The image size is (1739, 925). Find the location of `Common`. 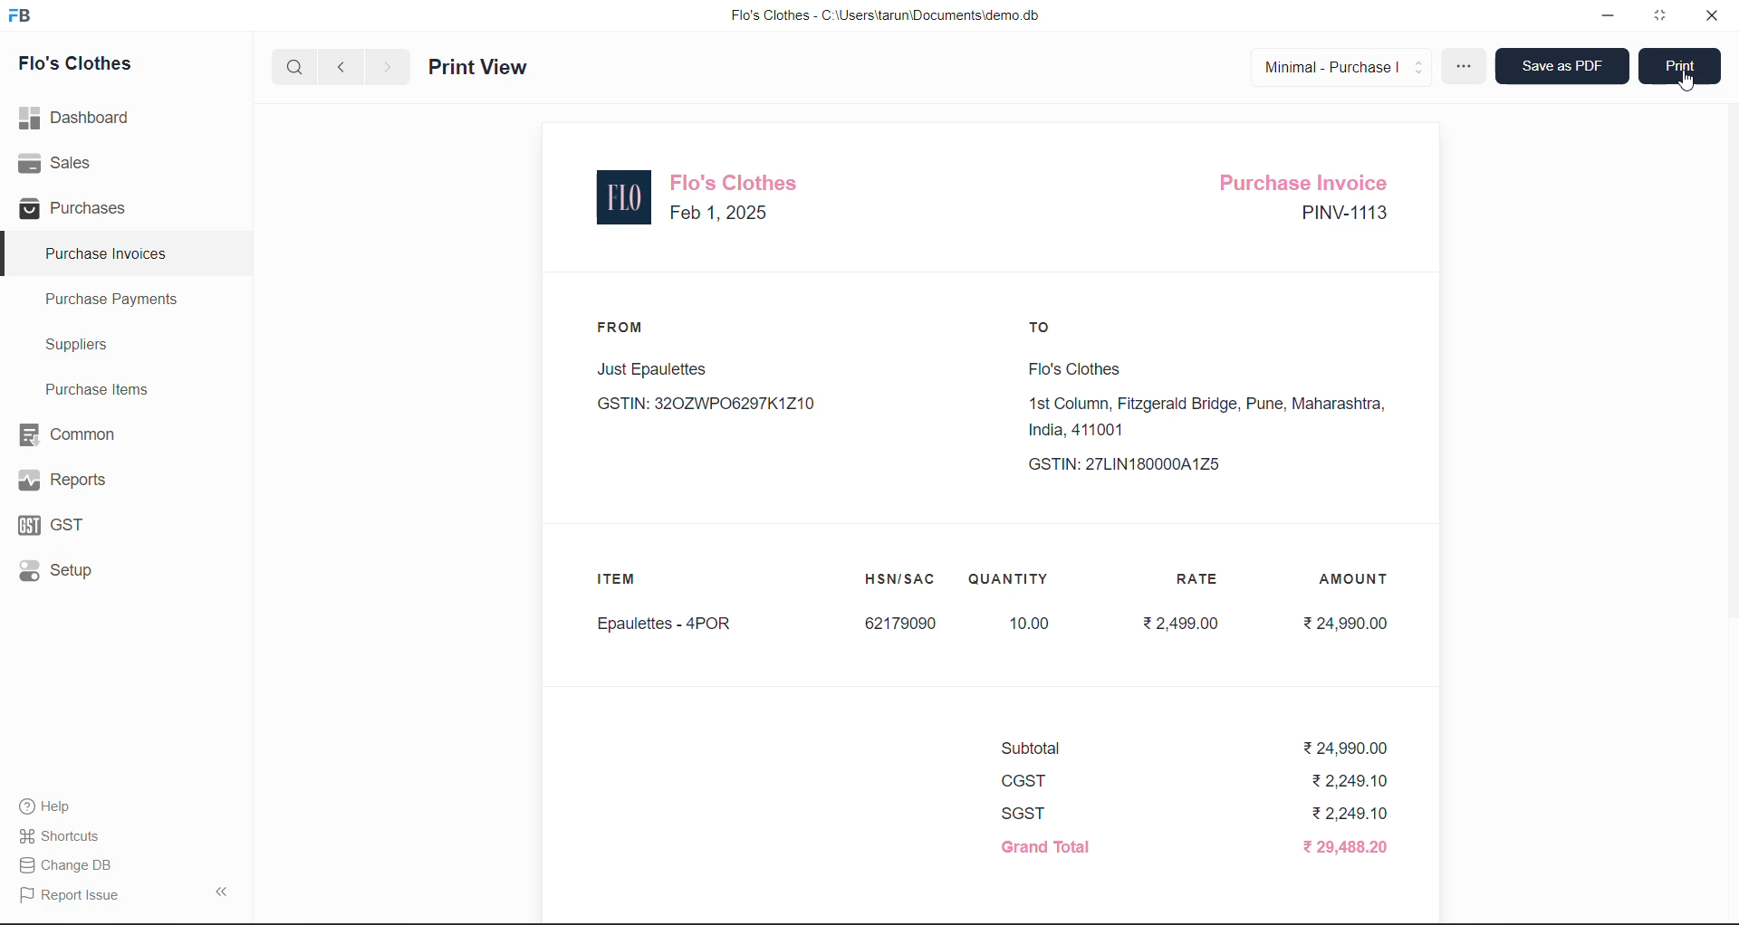

Common is located at coordinates (82, 433).